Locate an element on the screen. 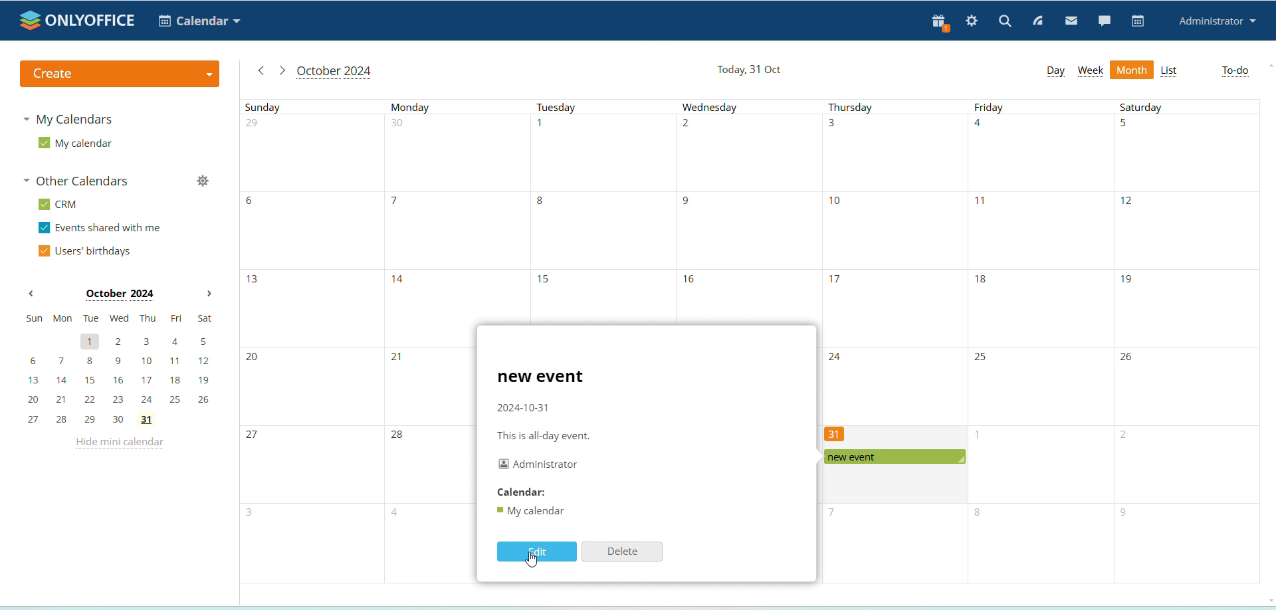 Image resolution: width=1276 pixels, height=610 pixels. event from calendar is located at coordinates (534, 512).